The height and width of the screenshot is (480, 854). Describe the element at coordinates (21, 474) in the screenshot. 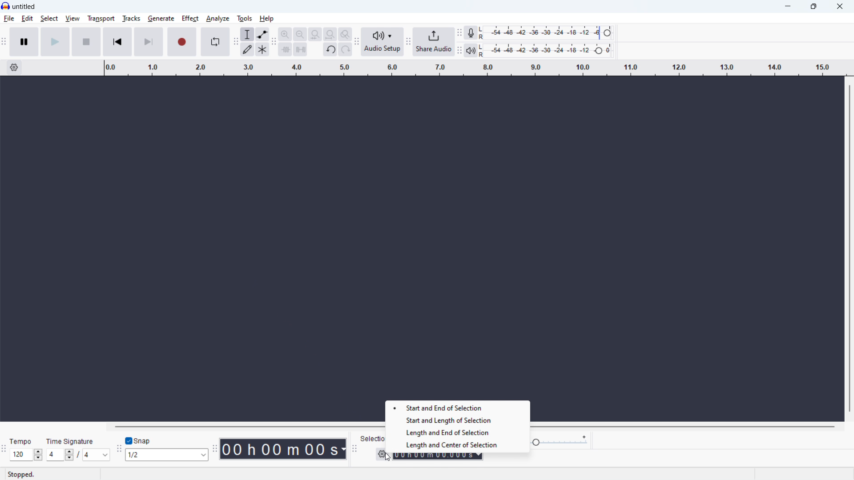

I see `stopped.` at that location.